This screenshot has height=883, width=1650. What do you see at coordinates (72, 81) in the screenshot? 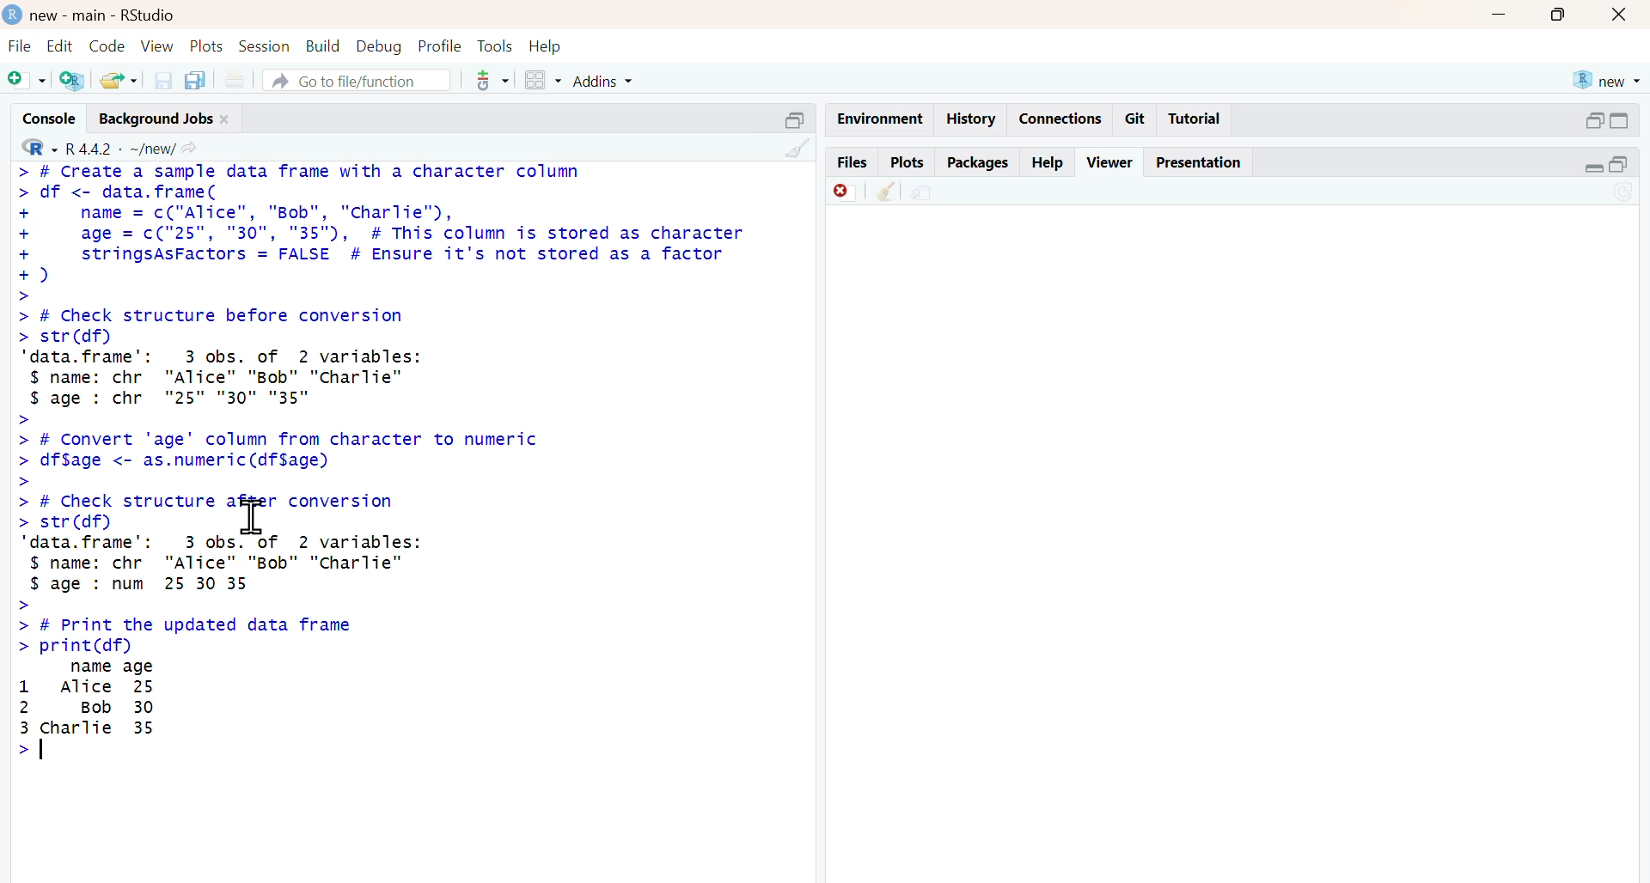
I see `add R file` at bounding box center [72, 81].